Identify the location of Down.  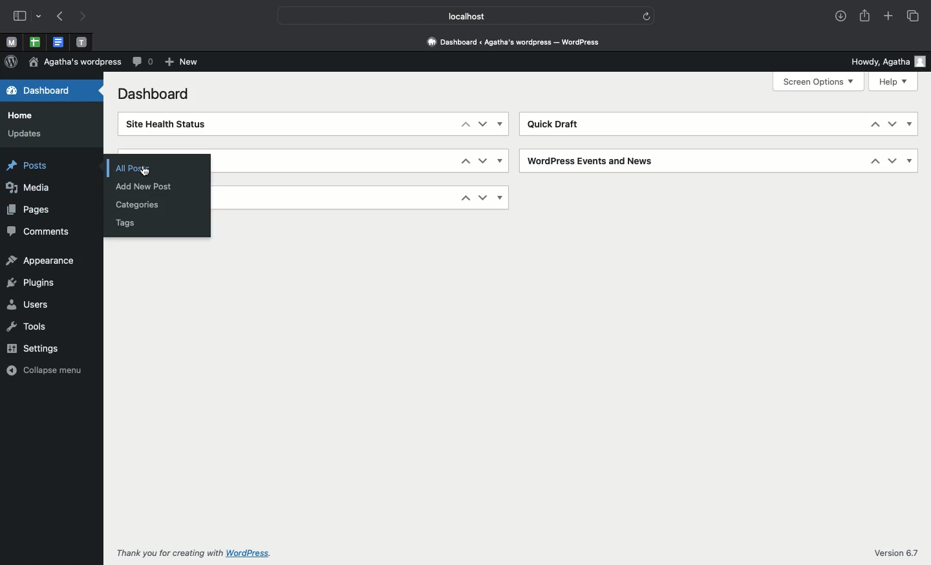
(893, 161).